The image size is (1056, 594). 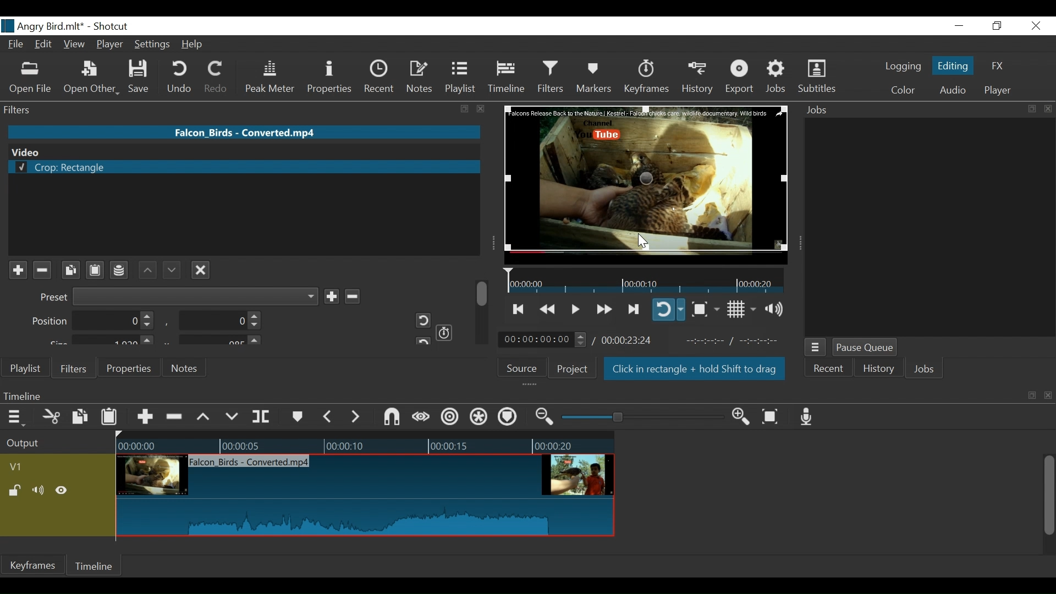 What do you see at coordinates (111, 419) in the screenshot?
I see `Paste` at bounding box center [111, 419].